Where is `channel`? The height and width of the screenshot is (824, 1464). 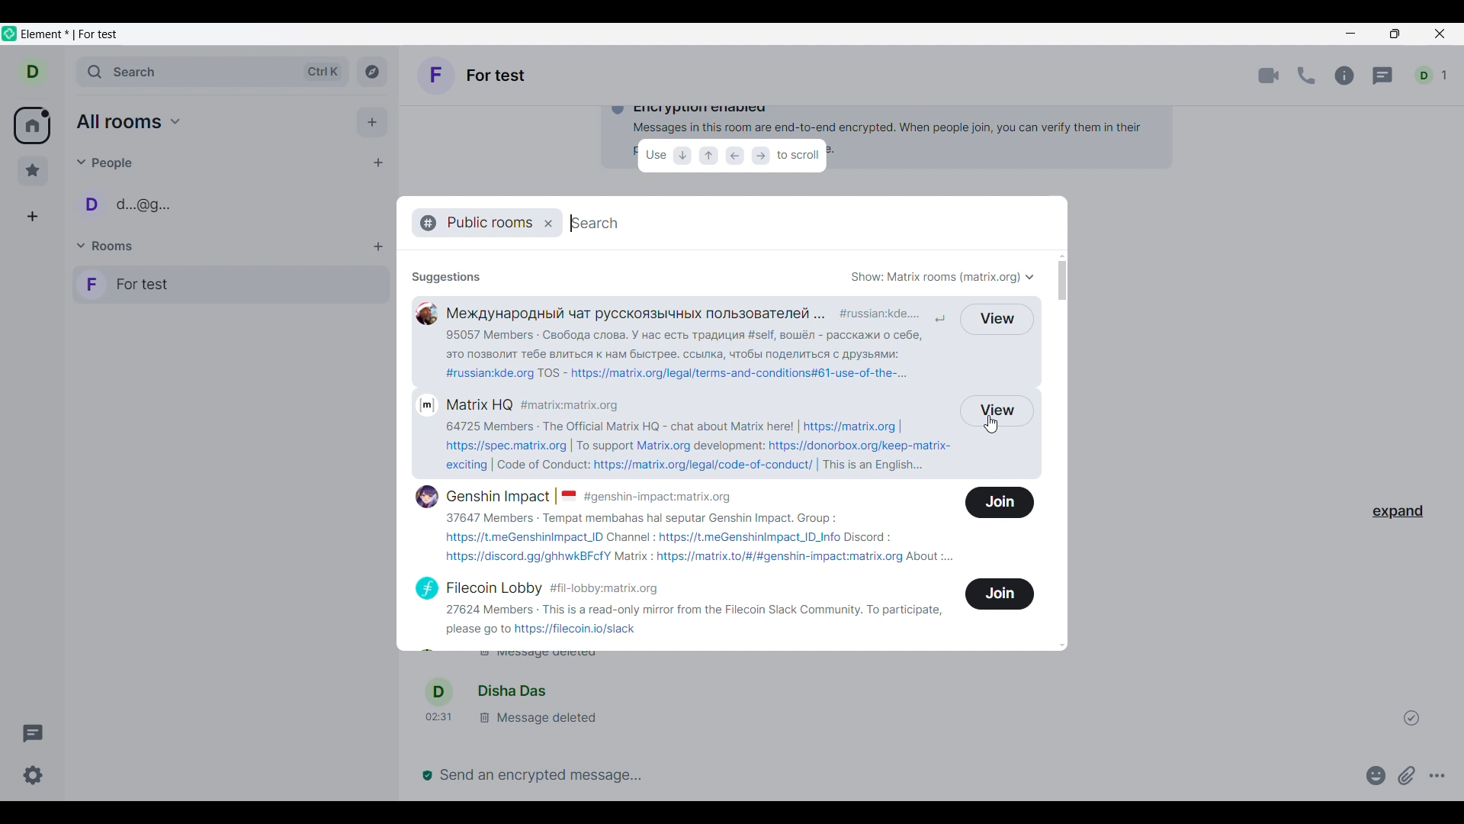
channel is located at coordinates (631, 537).